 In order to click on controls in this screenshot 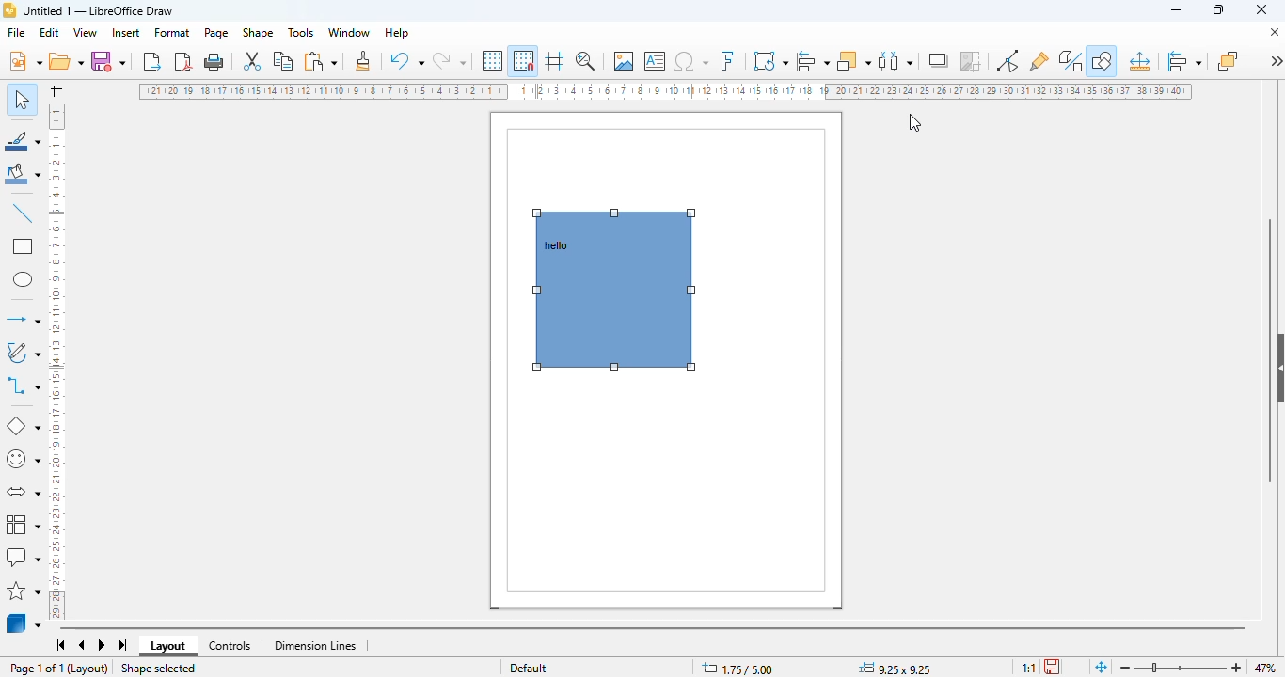, I will do `click(230, 646)`.